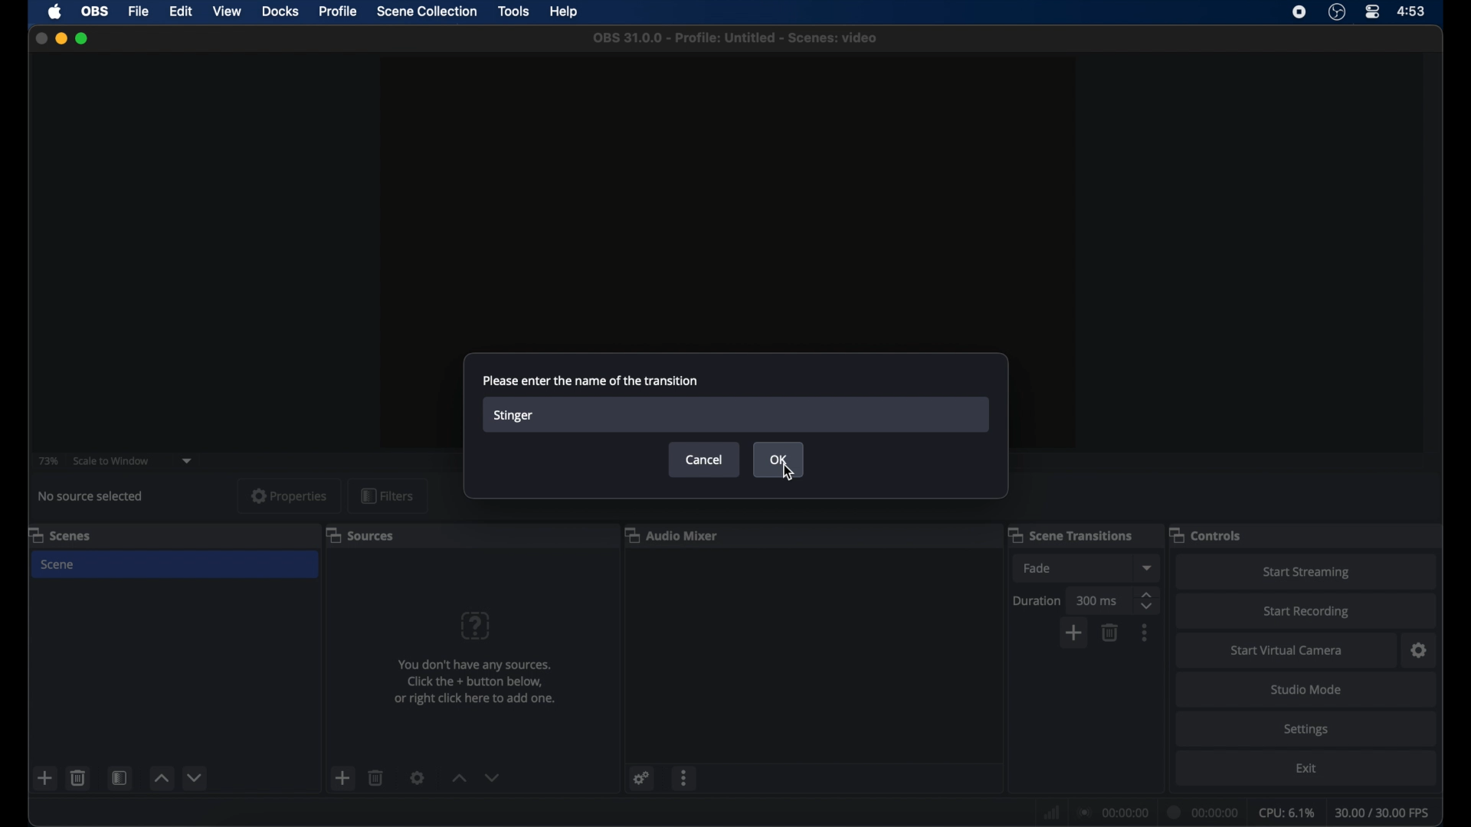 This screenshot has height=827, width=1471. I want to click on question mark, so click(477, 626).